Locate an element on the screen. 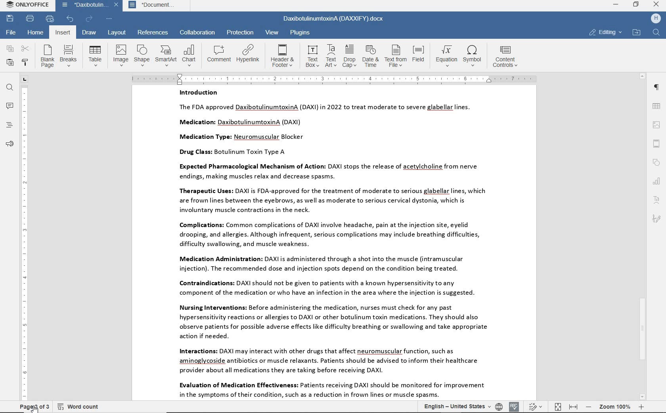 The height and width of the screenshot is (413, 666). Cursor is located at coordinates (34, 408).